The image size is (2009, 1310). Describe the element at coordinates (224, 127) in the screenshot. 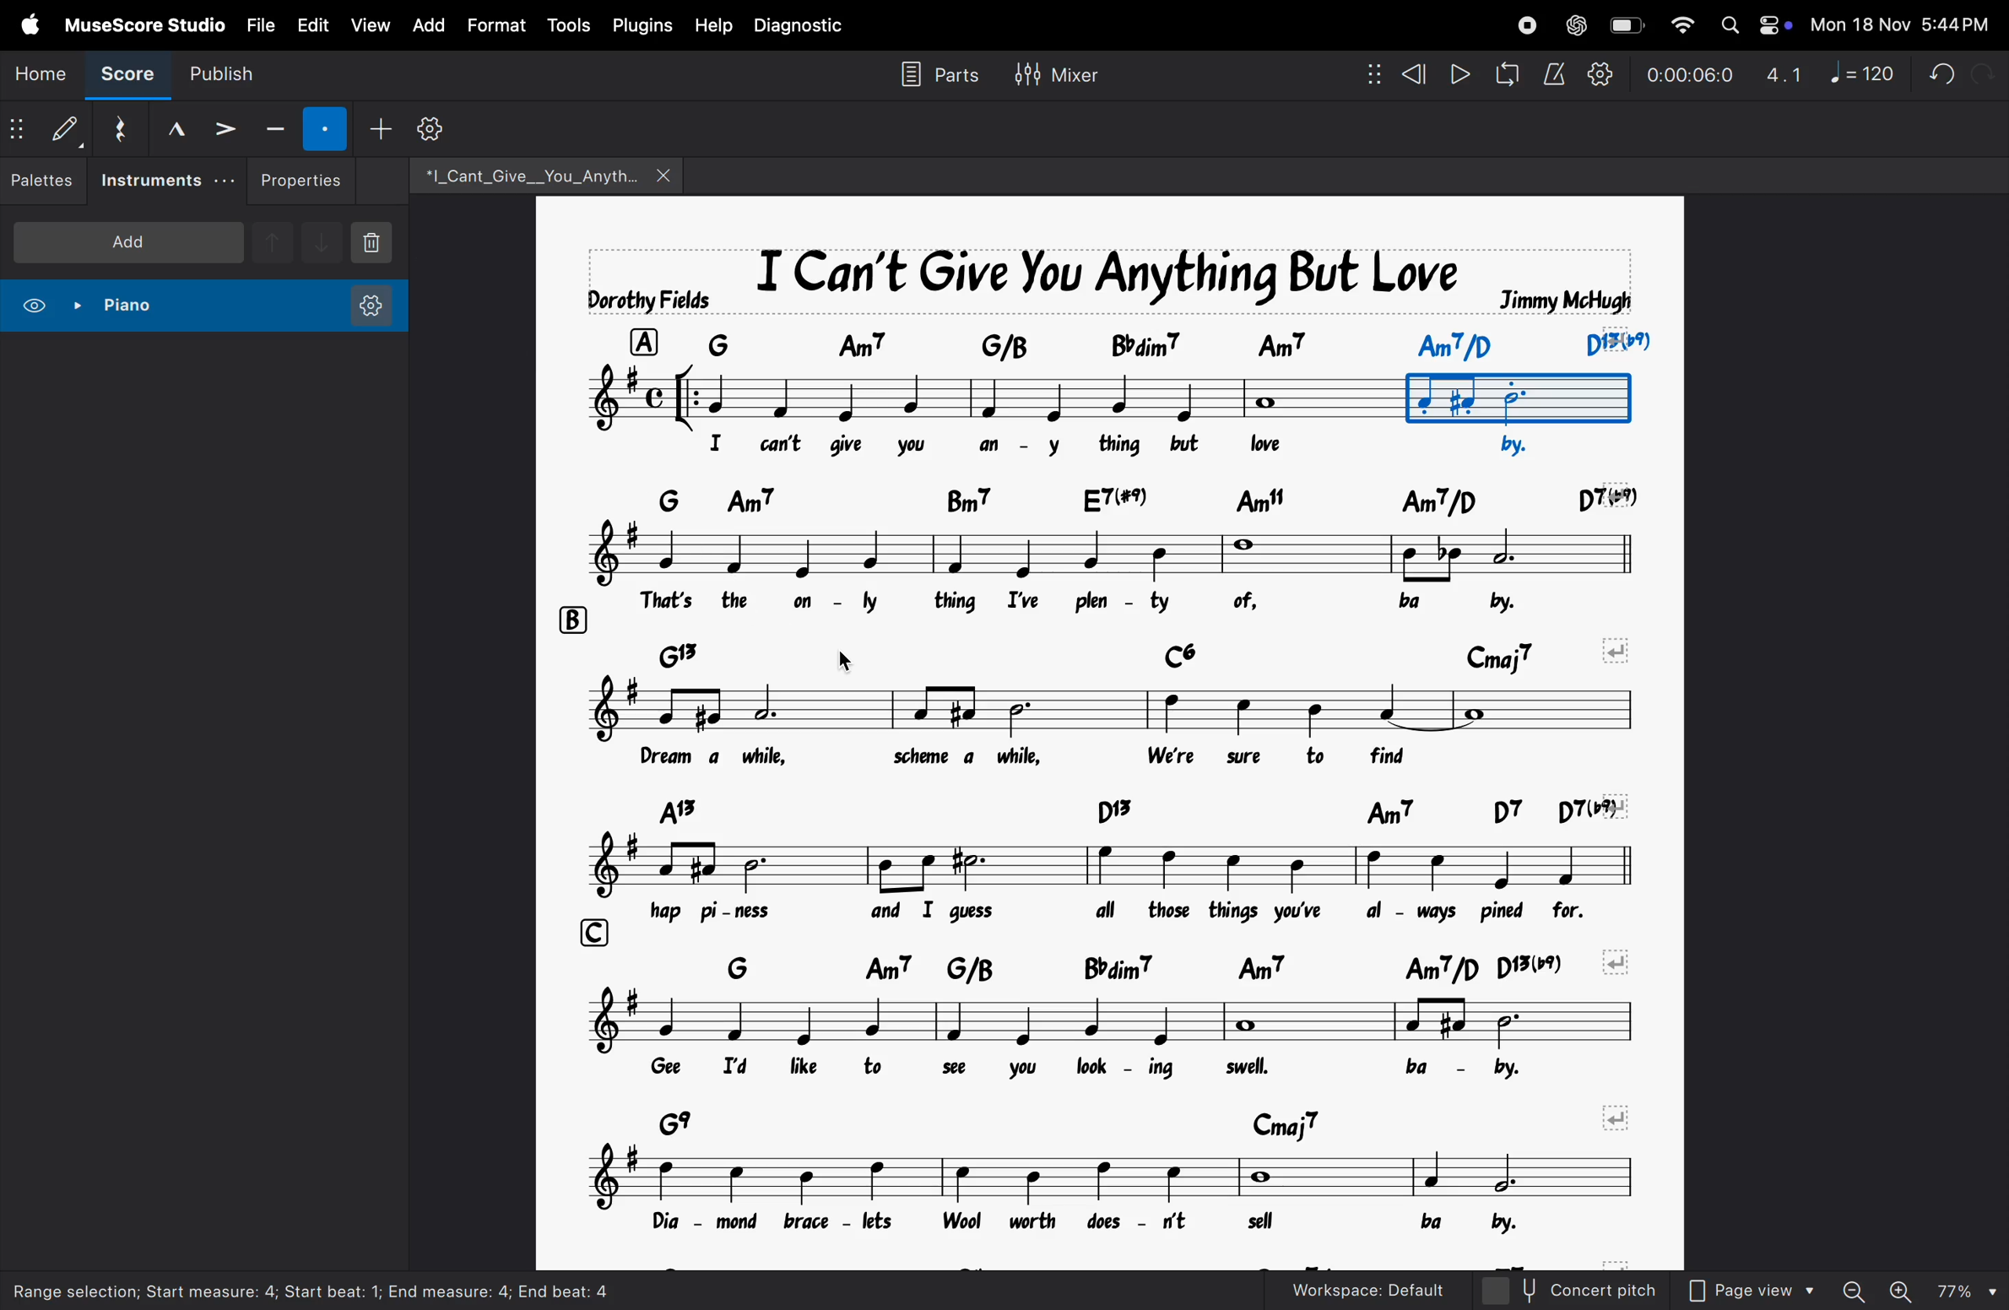

I see `accent` at that location.